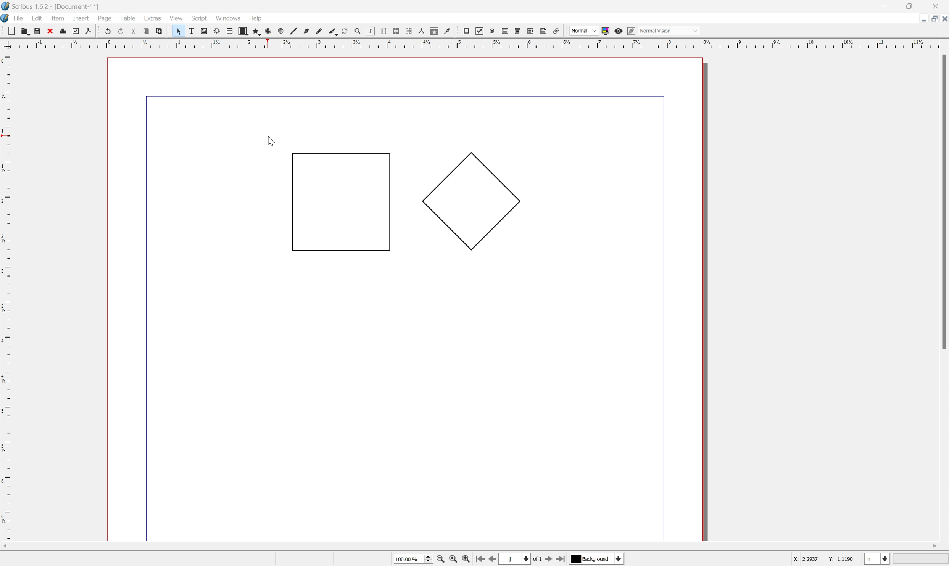 The width and height of the screenshot is (949, 566). What do you see at coordinates (26, 31) in the screenshot?
I see `open` at bounding box center [26, 31].